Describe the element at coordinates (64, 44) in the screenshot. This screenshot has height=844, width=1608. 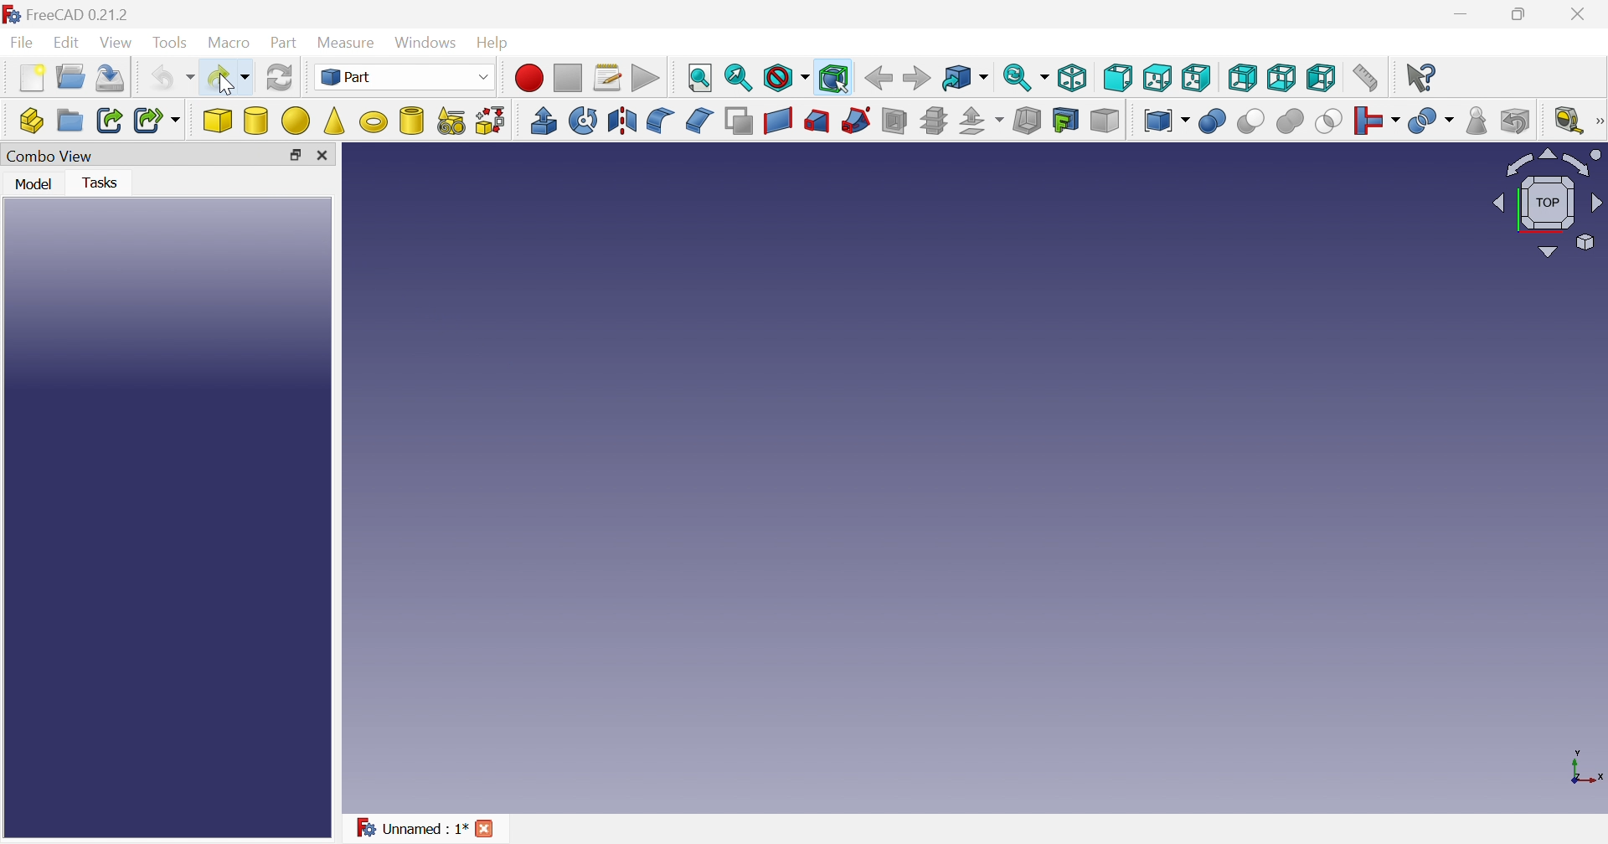
I see `Edit` at that location.